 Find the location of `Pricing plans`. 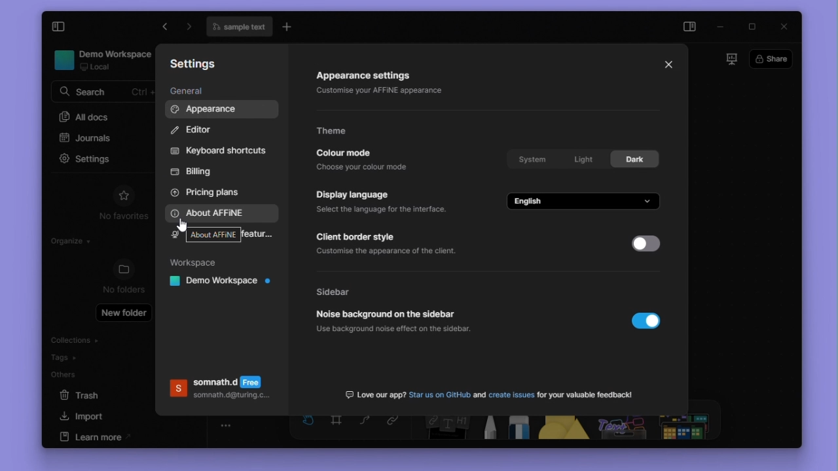

Pricing plans is located at coordinates (209, 192).